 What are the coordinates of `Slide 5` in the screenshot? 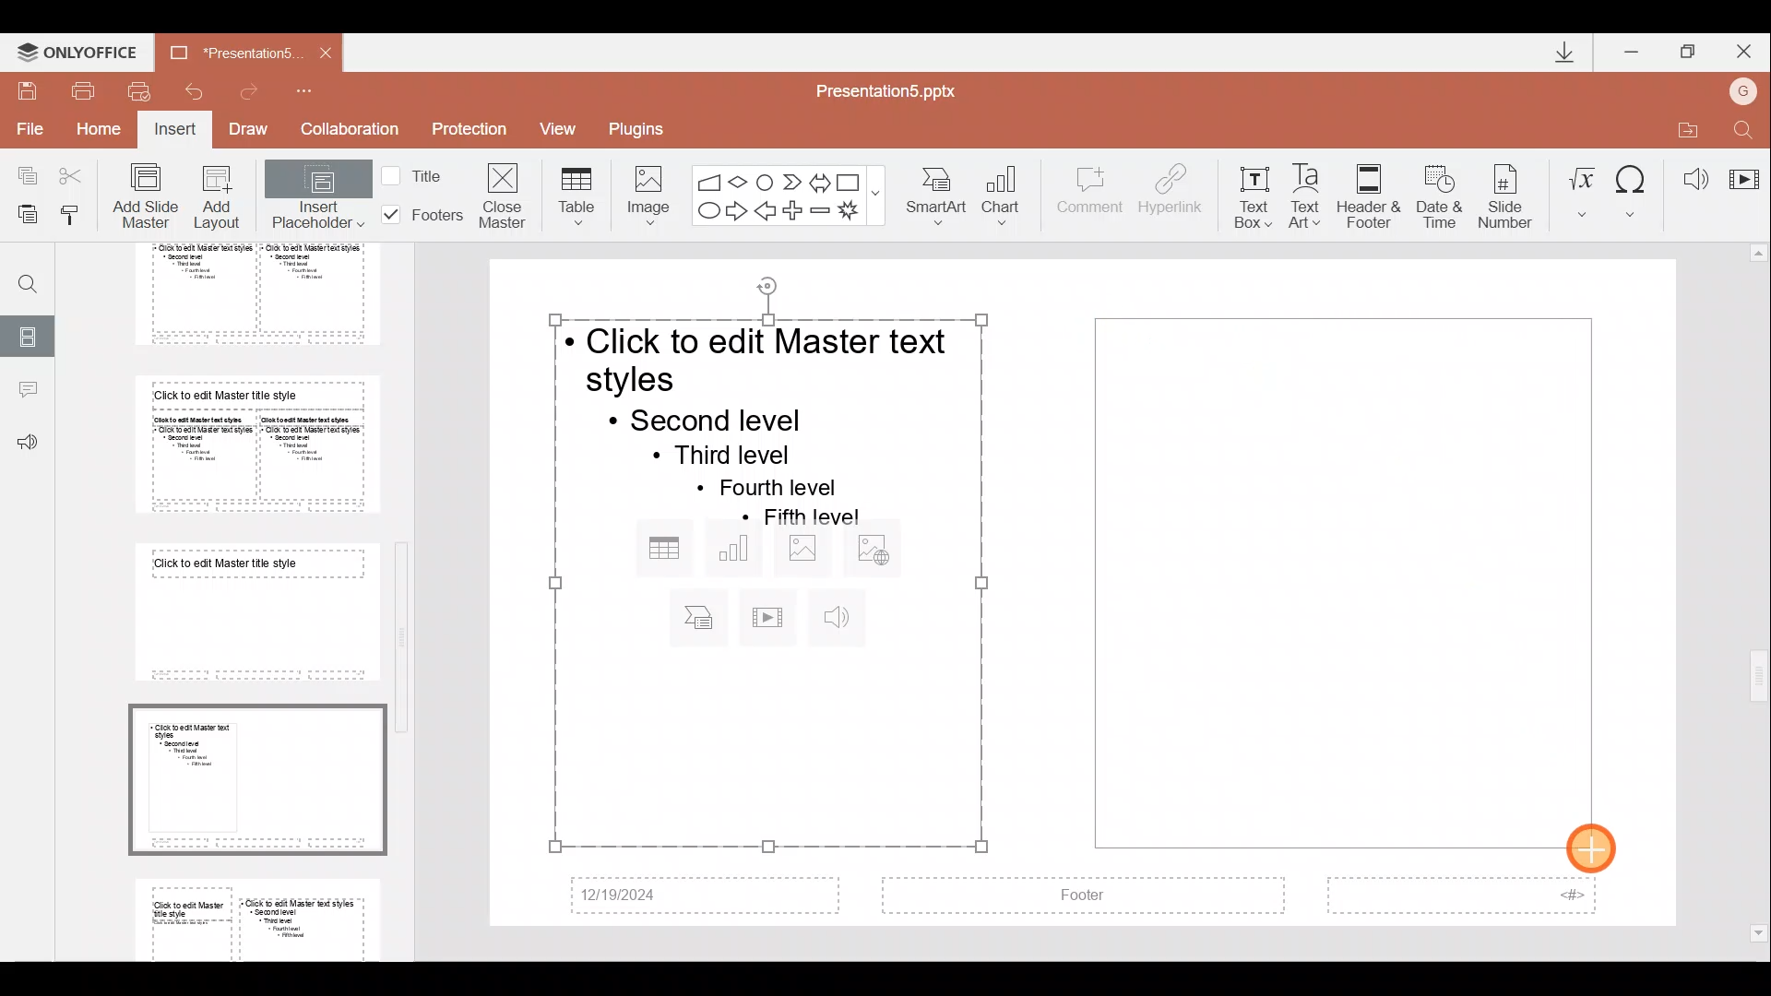 It's located at (243, 294).